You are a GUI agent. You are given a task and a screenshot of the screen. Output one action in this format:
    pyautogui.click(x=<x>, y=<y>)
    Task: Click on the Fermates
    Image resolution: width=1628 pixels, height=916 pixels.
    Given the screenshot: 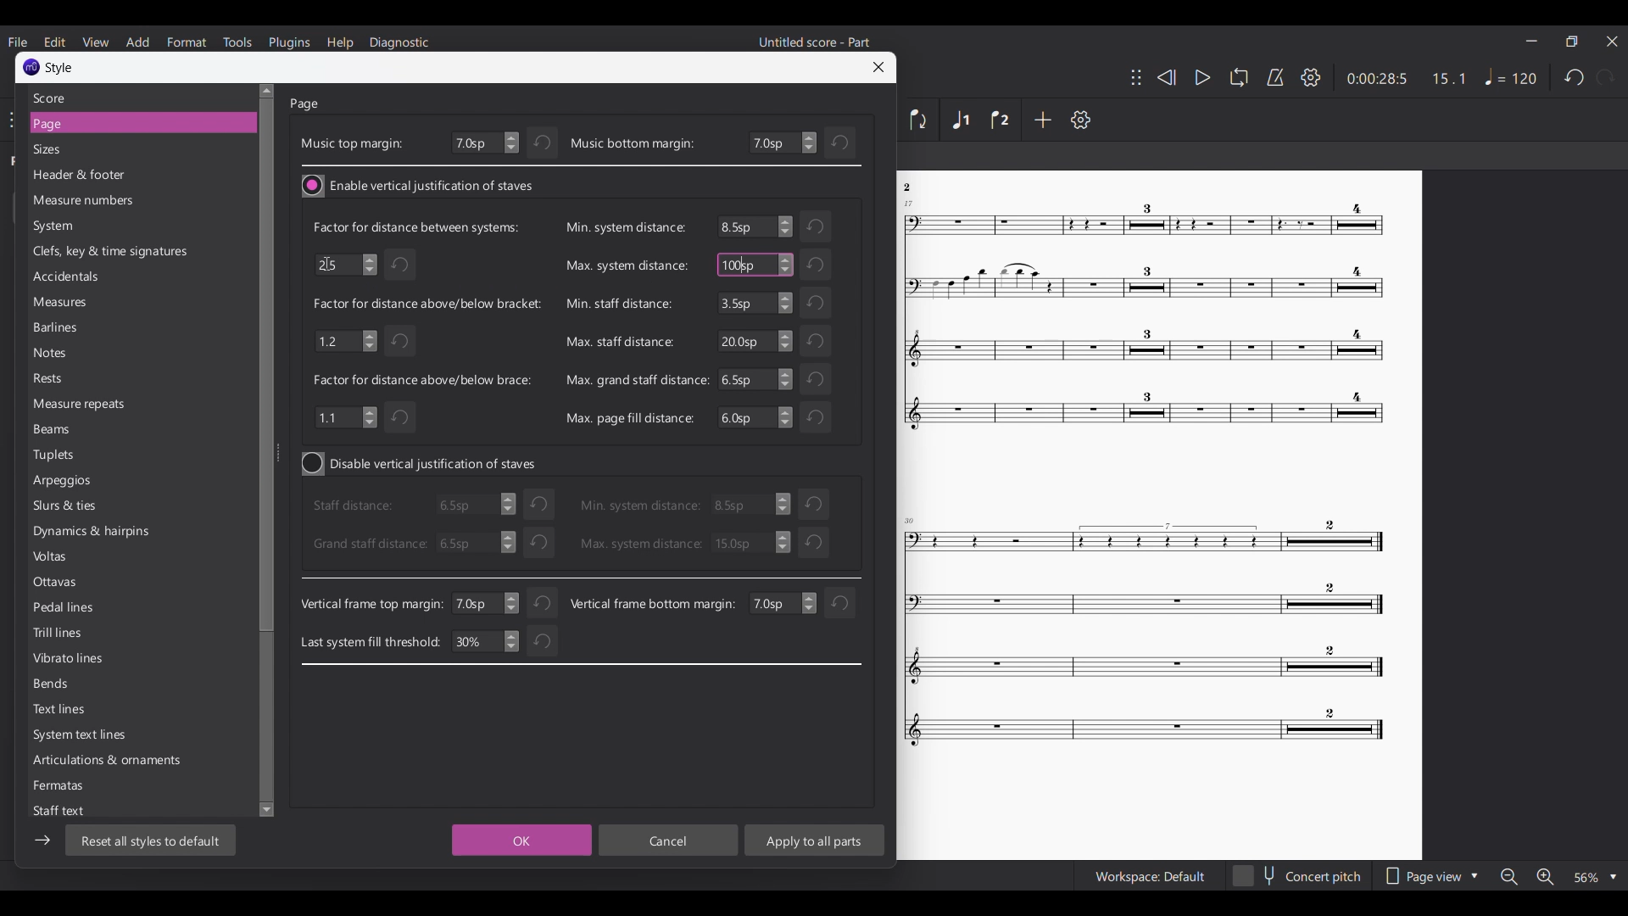 What is the action you would take?
    pyautogui.click(x=90, y=790)
    